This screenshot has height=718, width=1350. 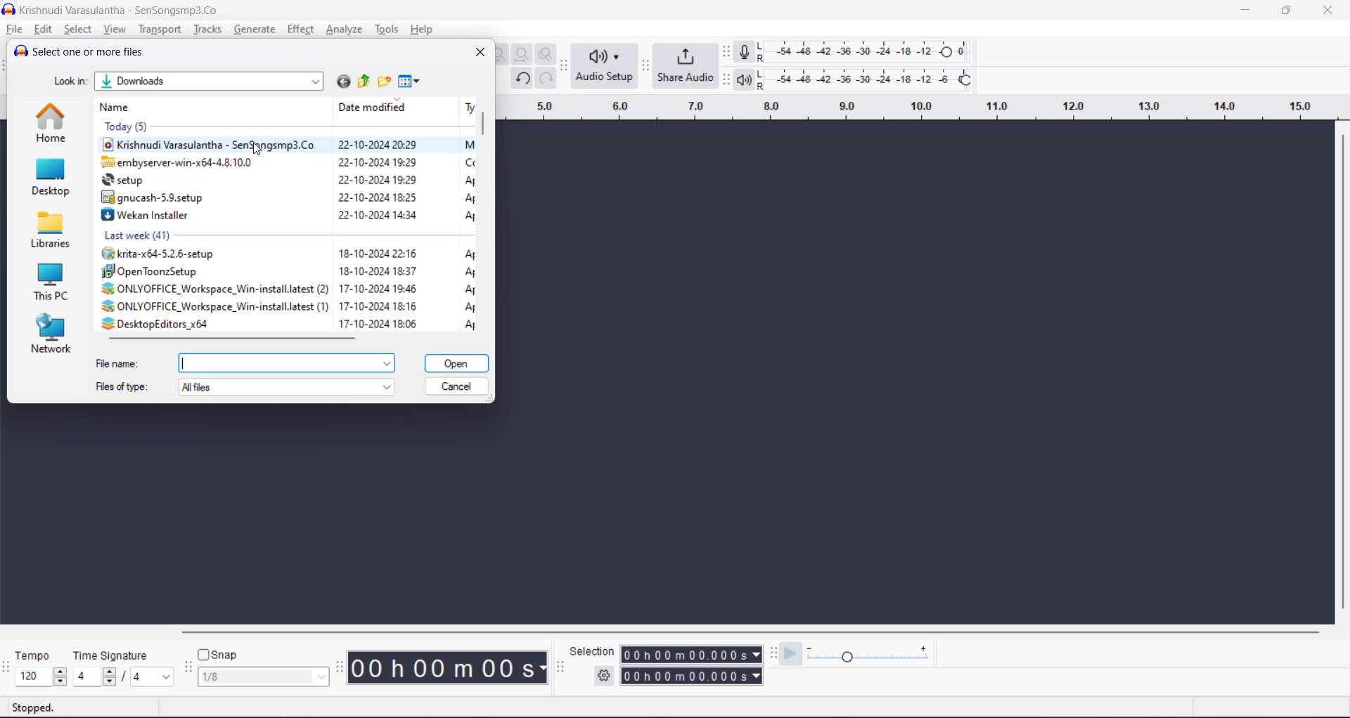 I want to click on close, so click(x=1327, y=11).